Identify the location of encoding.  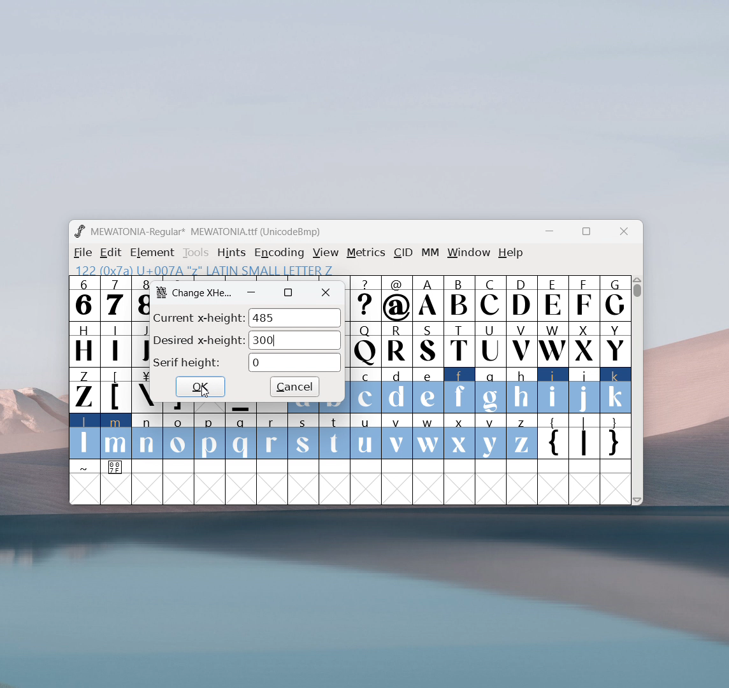
(279, 252).